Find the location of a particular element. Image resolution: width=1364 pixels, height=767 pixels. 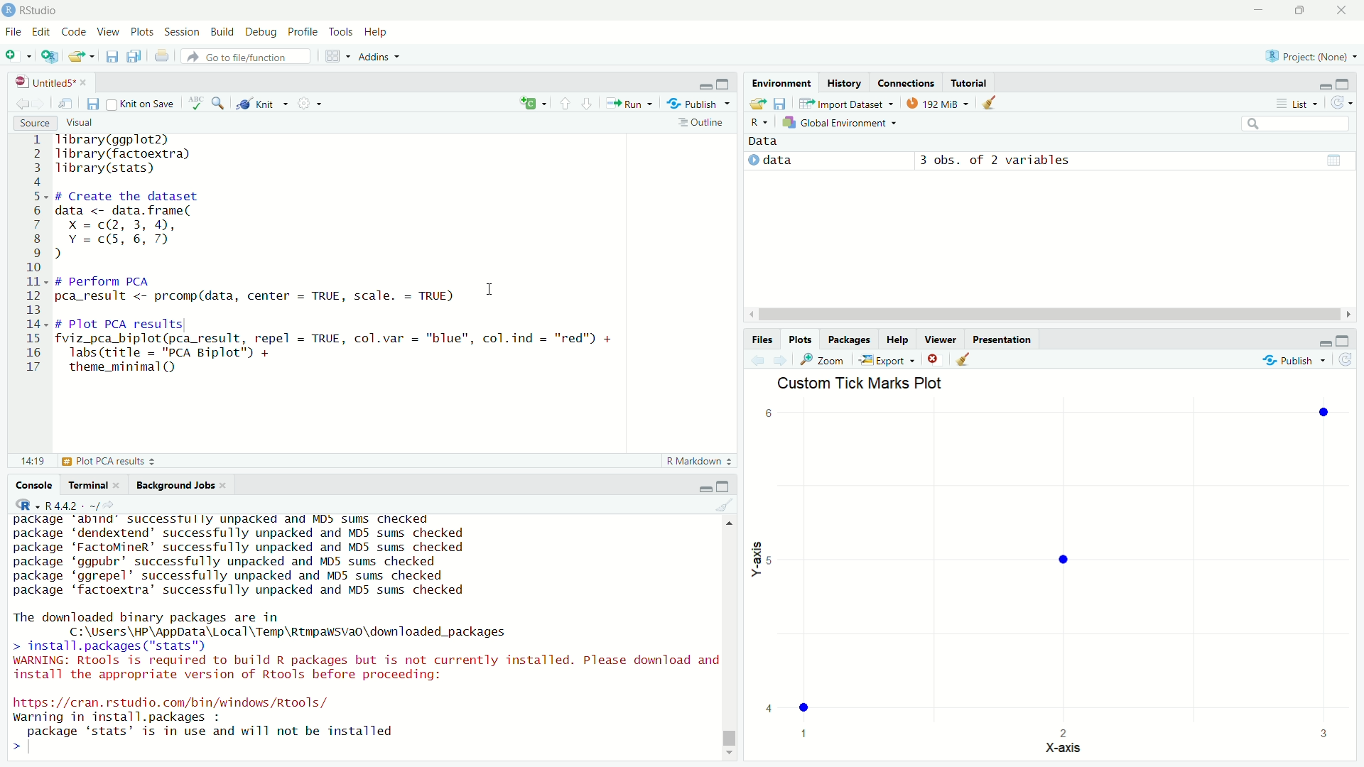

publish is located at coordinates (1294, 358).